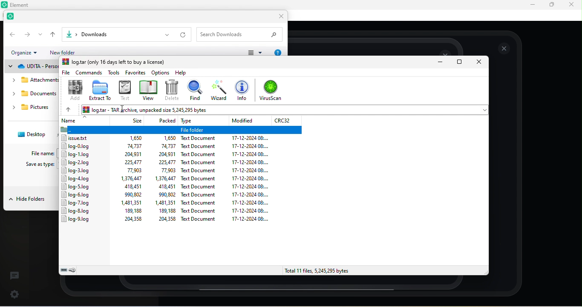 This screenshot has height=307, width=582. I want to click on pictures, so click(35, 108).